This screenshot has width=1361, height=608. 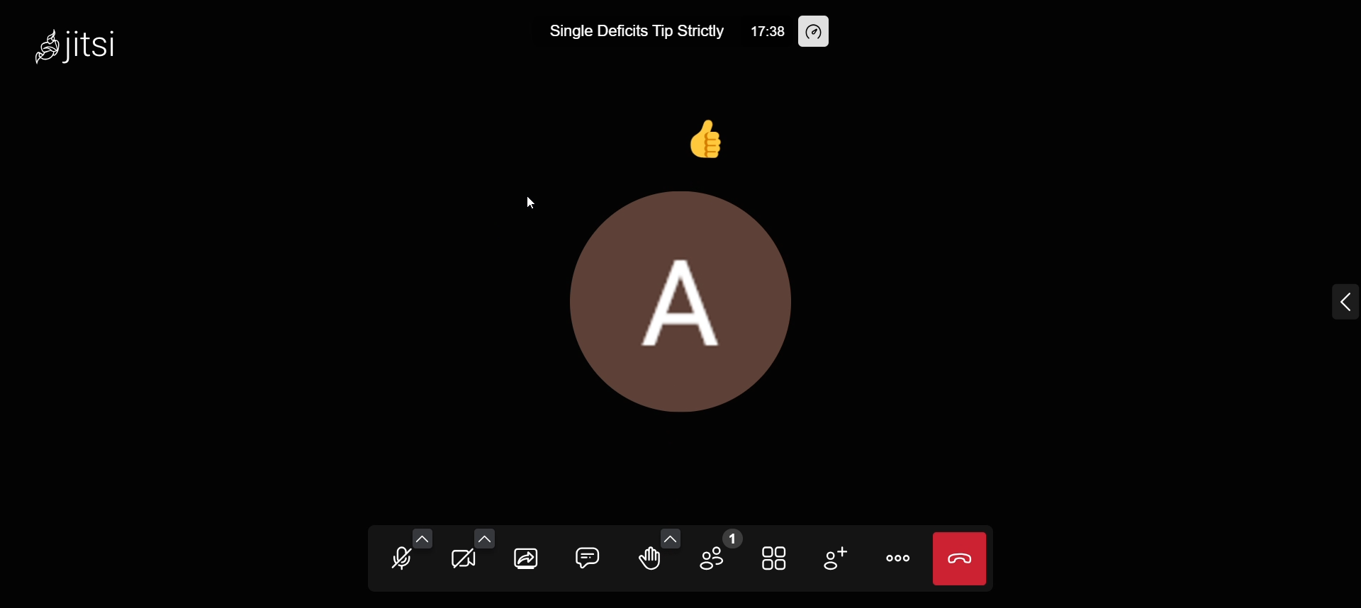 What do you see at coordinates (588, 556) in the screenshot?
I see `open chat` at bounding box center [588, 556].